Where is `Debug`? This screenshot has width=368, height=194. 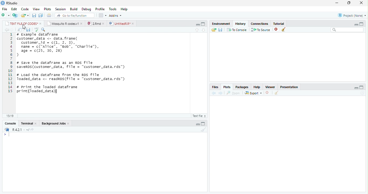
Debug is located at coordinates (86, 9).